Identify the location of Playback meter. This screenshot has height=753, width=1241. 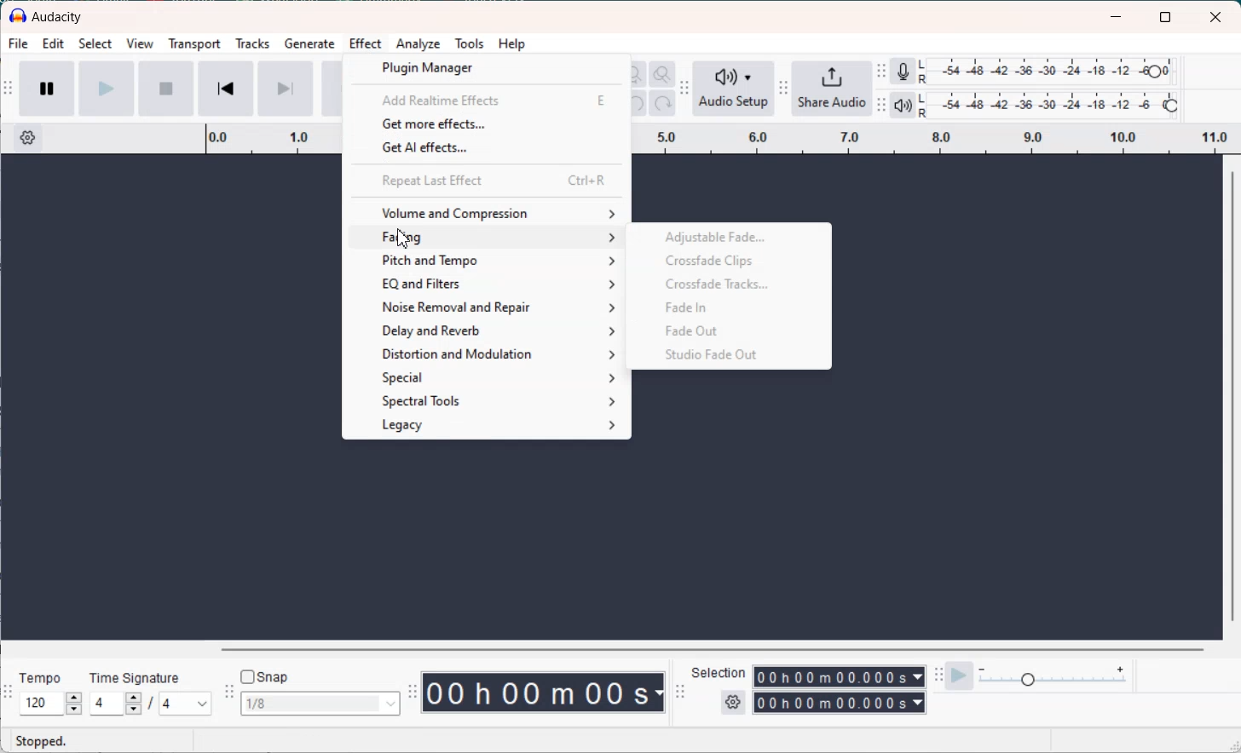
(902, 106).